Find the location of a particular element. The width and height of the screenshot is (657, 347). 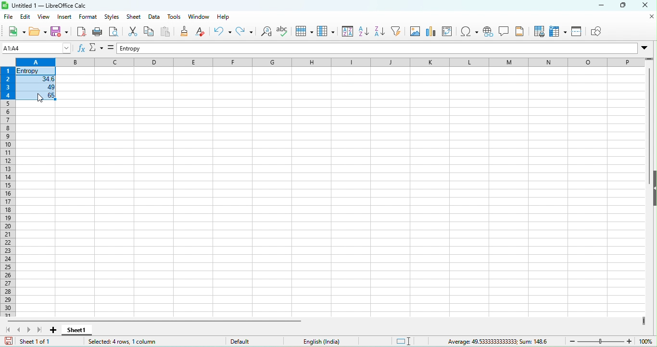

drag to view more rows is located at coordinates (648, 59).